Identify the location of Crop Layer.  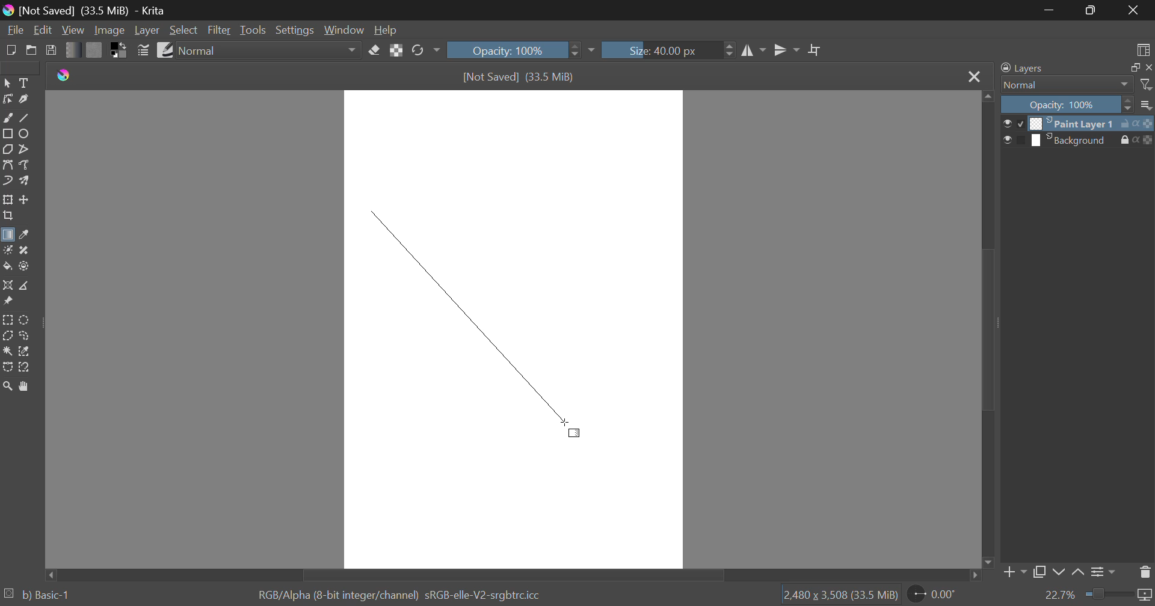
(7, 217).